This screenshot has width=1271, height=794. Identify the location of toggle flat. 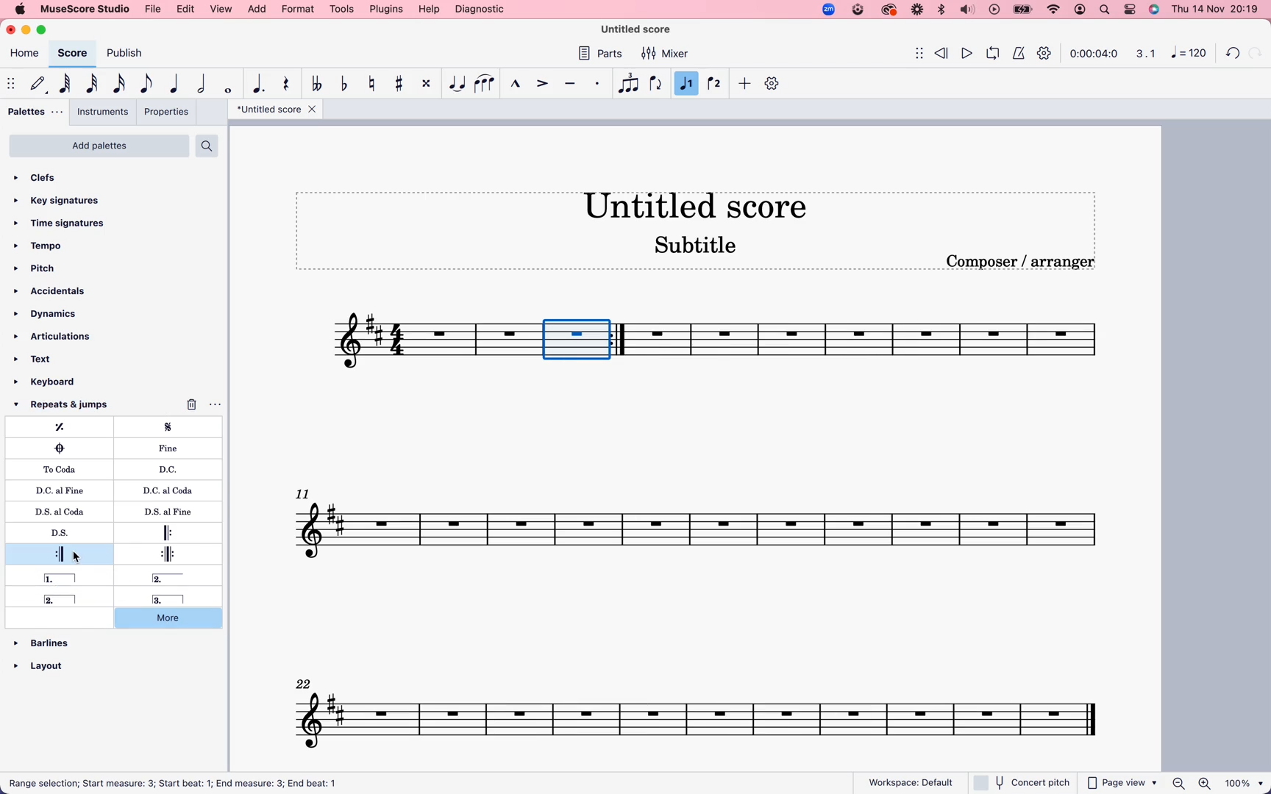
(346, 85).